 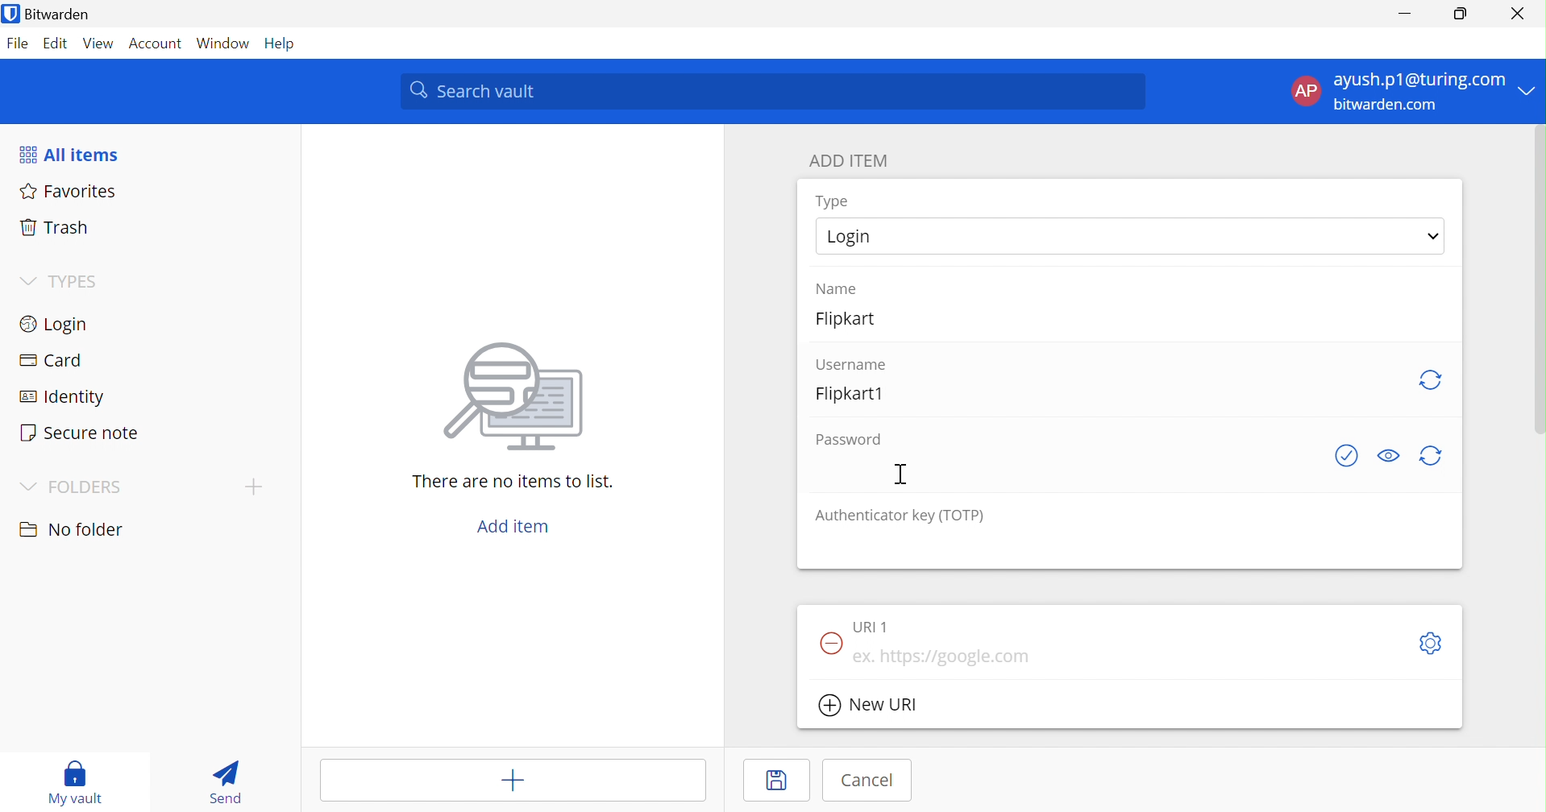 What do you see at coordinates (57, 326) in the screenshot?
I see `Login` at bounding box center [57, 326].